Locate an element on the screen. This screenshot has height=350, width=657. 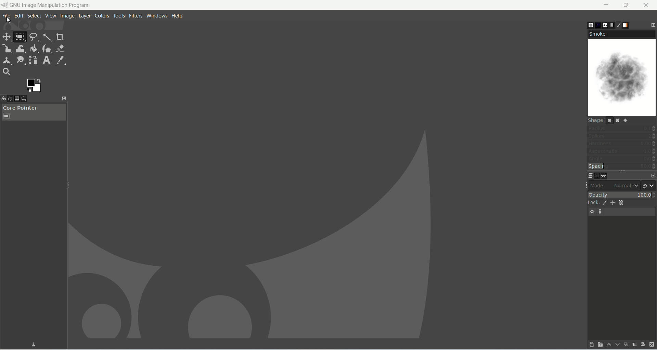
lower this layer is located at coordinates (617, 345).